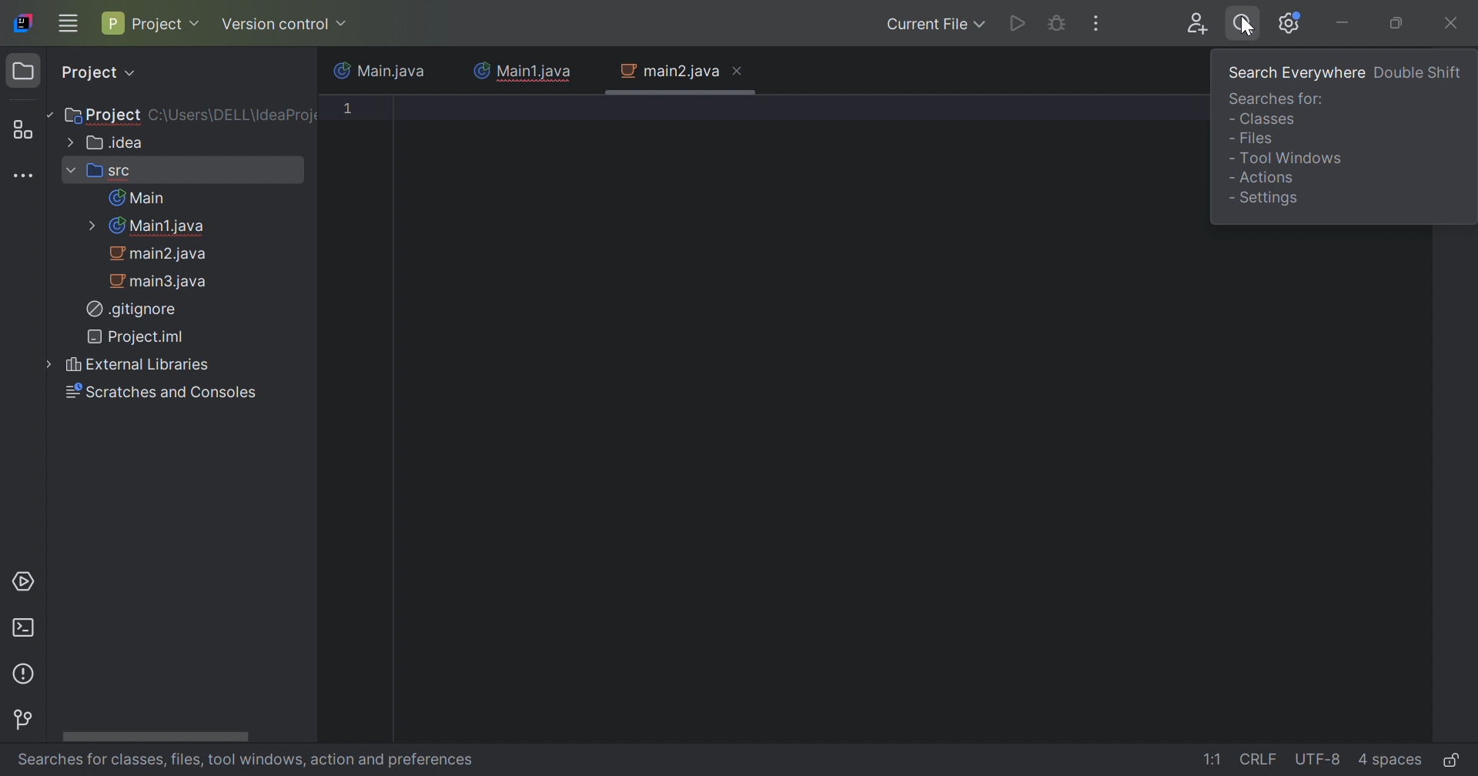 The image size is (1478, 776). Describe the element at coordinates (124, 365) in the screenshot. I see `External Libraries` at that location.